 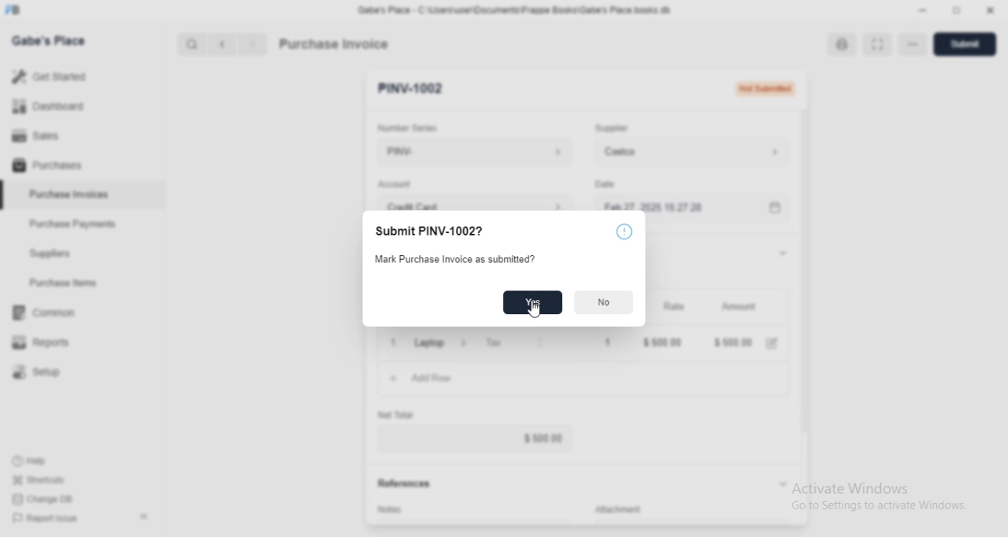 What do you see at coordinates (692, 152) in the screenshot?
I see `Costco` at bounding box center [692, 152].